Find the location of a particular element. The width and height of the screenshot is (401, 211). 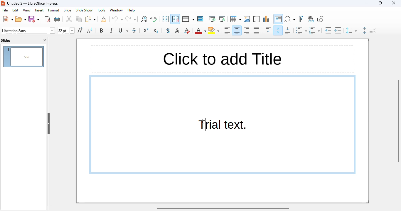

slides is located at coordinates (6, 40).